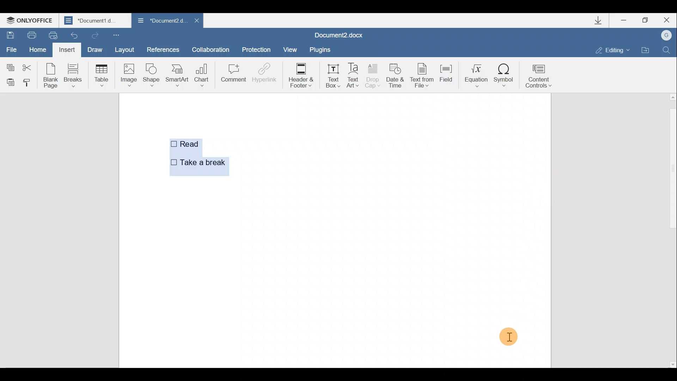 Image resolution: width=677 pixels, height=381 pixels. I want to click on Text from file, so click(423, 77).